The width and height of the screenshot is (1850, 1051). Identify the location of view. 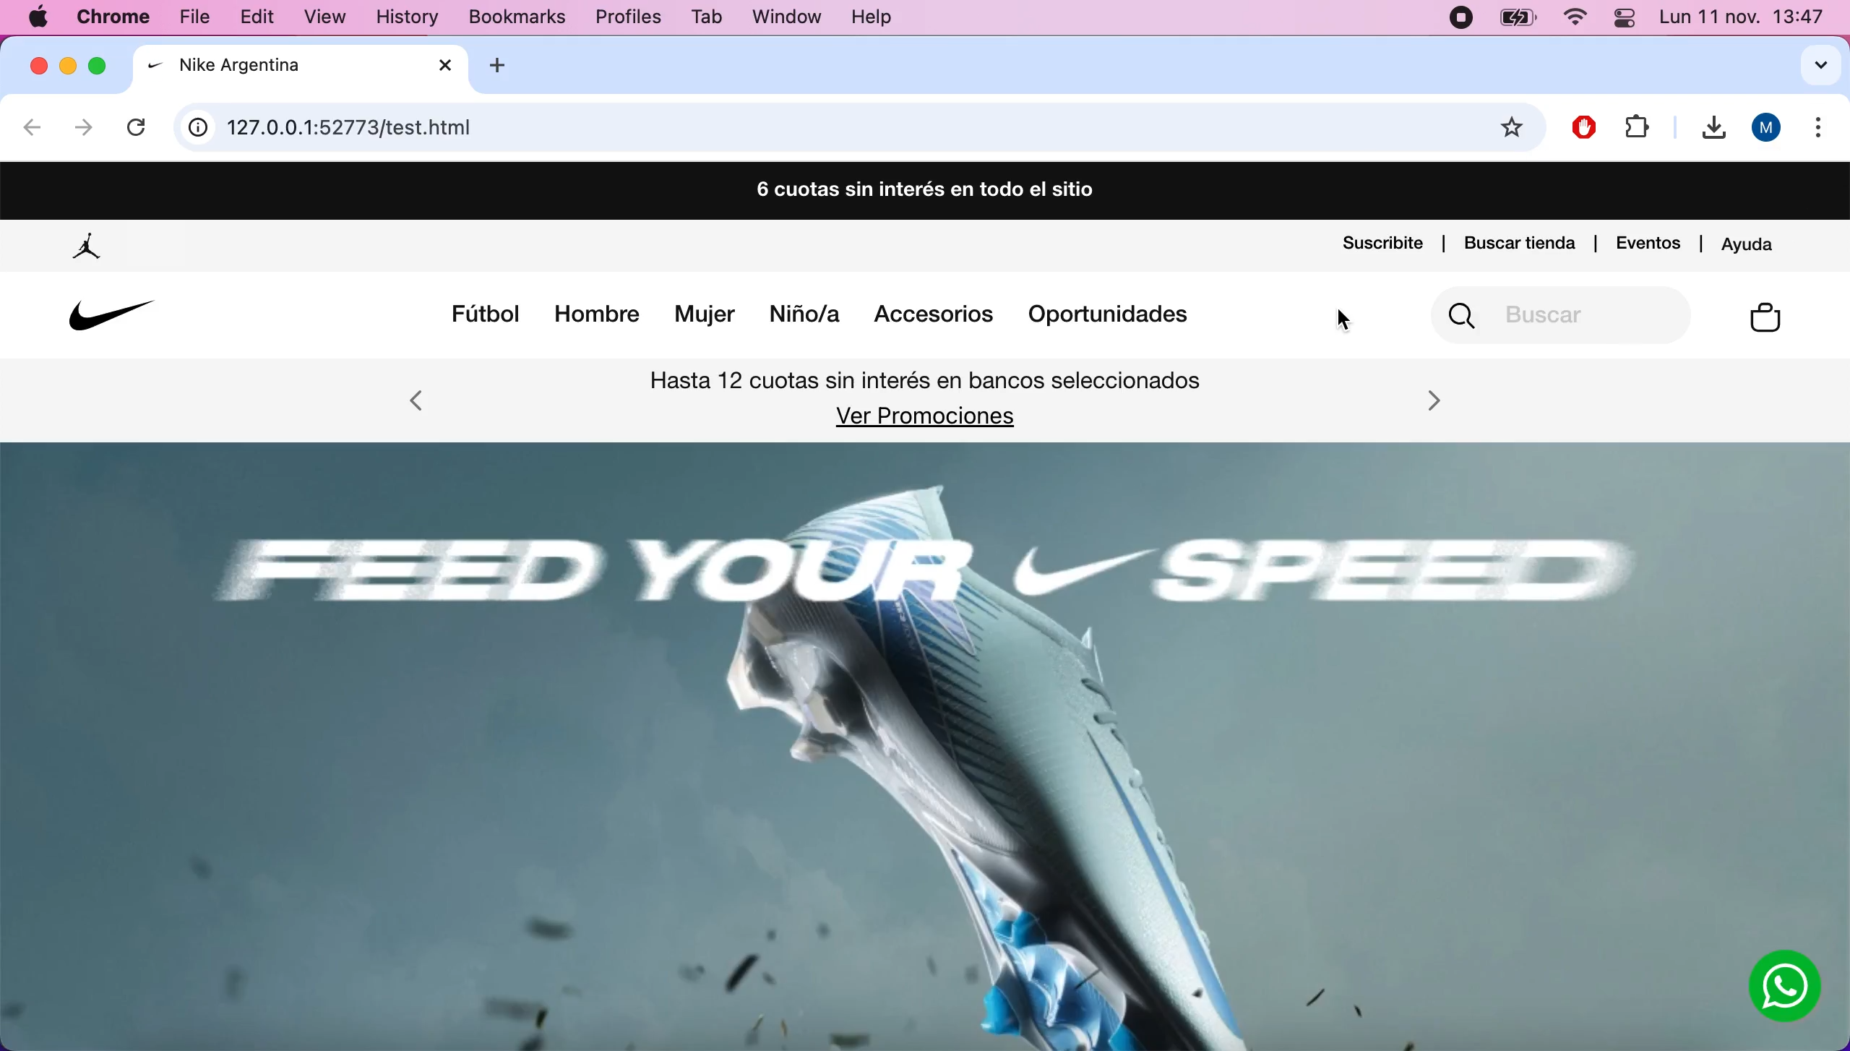
(334, 20).